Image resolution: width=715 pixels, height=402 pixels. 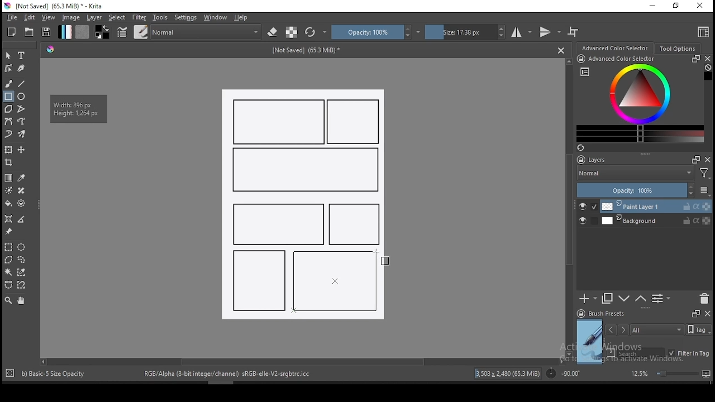 What do you see at coordinates (465, 32) in the screenshot?
I see `size` at bounding box center [465, 32].